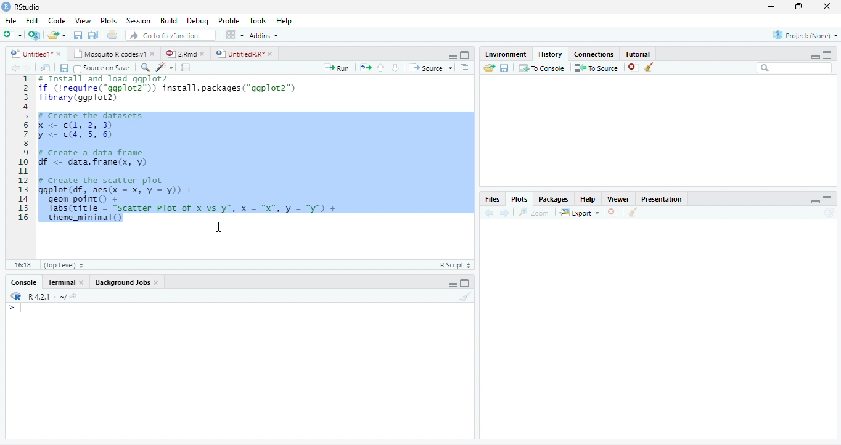  I want to click on R Script, so click(456, 265).